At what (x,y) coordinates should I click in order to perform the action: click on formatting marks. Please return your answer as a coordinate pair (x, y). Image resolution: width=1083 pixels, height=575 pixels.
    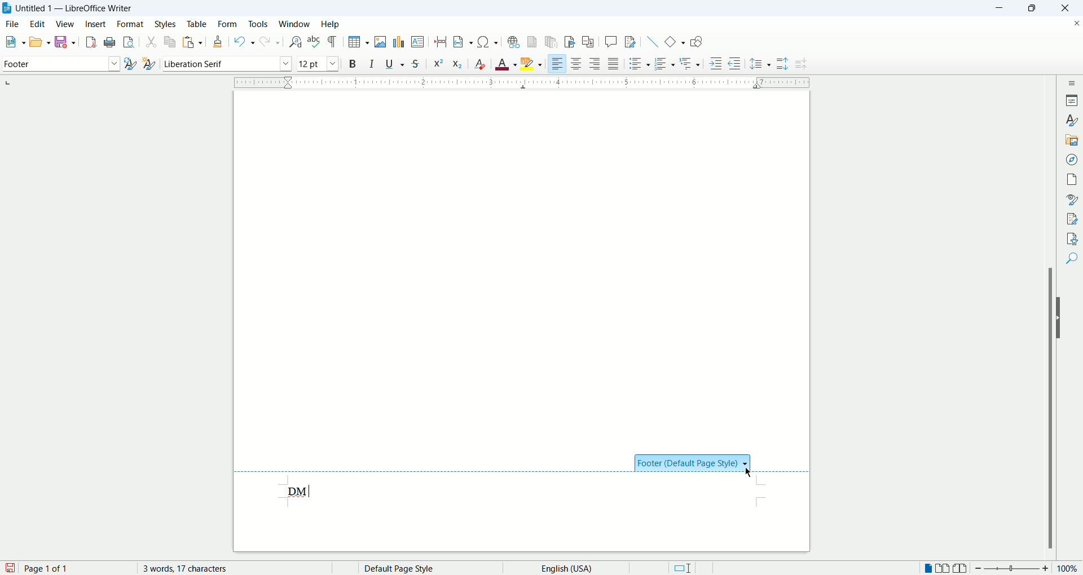
    Looking at the image, I should click on (334, 41).